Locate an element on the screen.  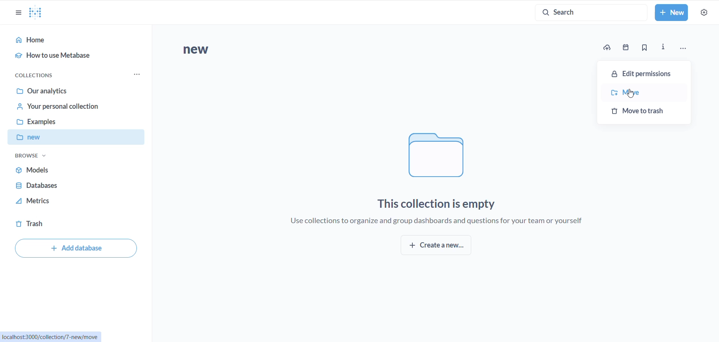
cursor is located at coordinates (634, 95).